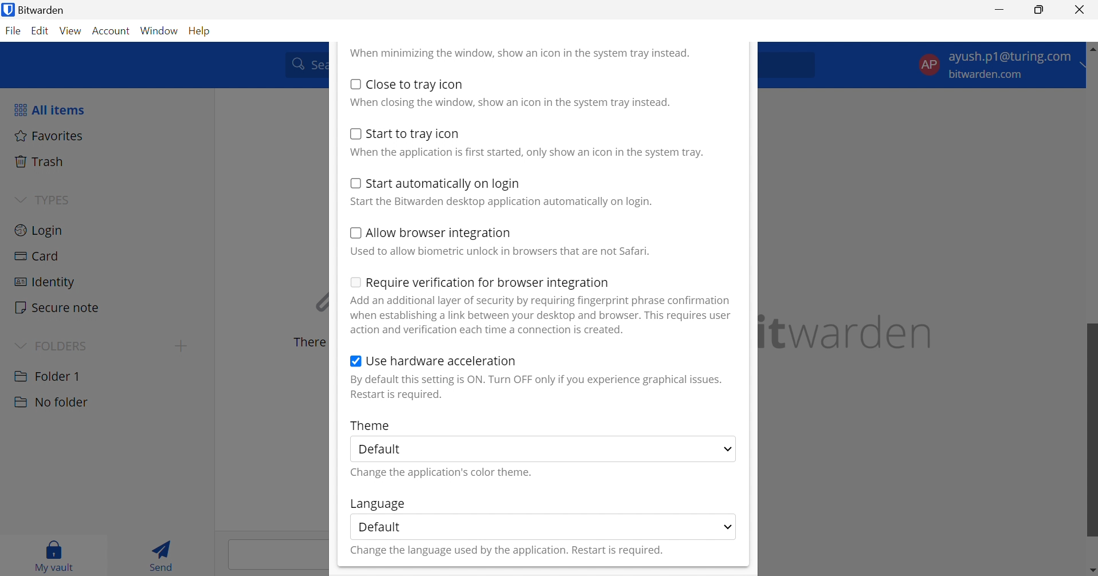 This screenshot has width=1098, height=576. Describe the element at coordinates (377, 504) in the screenshot. I see `Language` at that location.